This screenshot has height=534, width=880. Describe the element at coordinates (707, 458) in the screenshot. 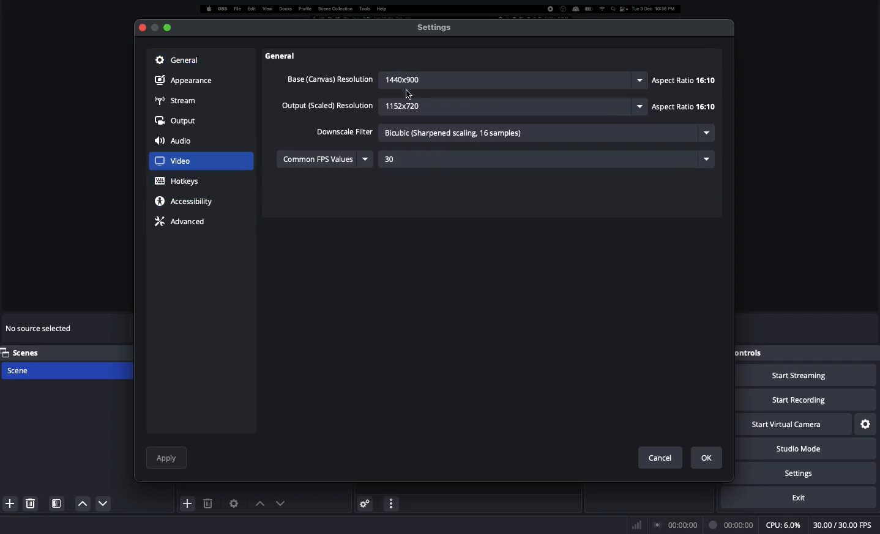

I see `Ok` at that location.